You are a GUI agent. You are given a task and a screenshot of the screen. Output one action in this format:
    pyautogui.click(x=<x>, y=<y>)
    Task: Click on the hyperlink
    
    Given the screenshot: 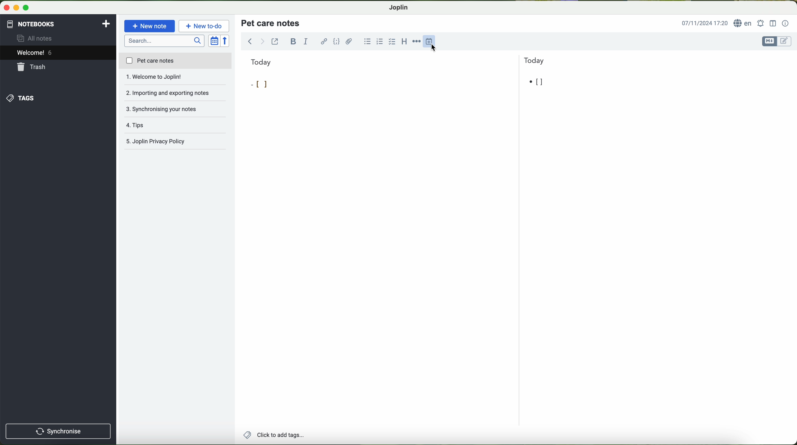 What is the action you would take?
    pyautogui.click(x=325, y=42)
    